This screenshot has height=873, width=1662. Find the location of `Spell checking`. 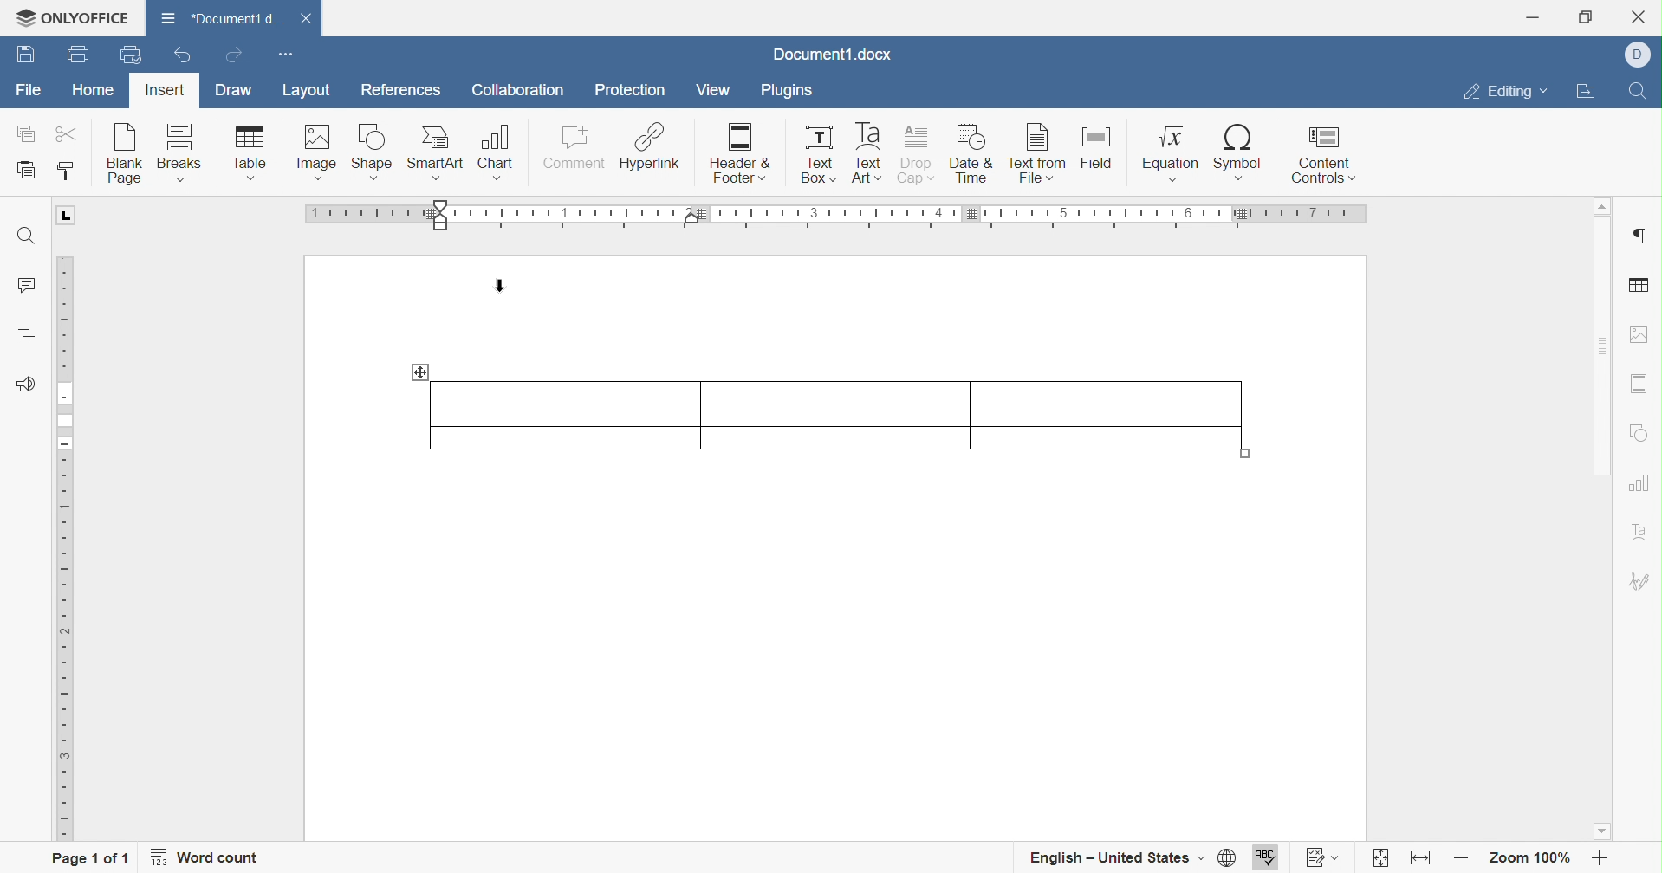

Spell checking is located at coordinates (1267, 856).